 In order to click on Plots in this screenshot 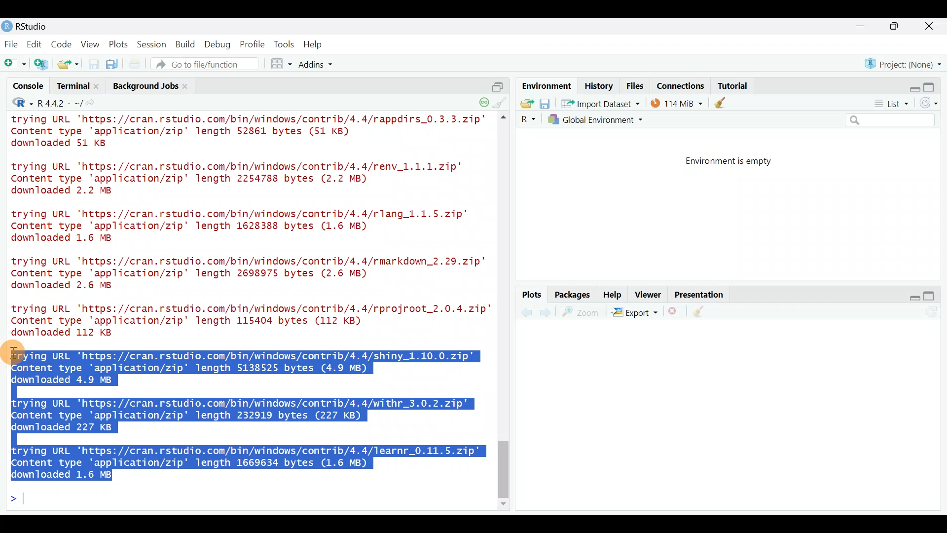, I will do `click(119, 42)`.